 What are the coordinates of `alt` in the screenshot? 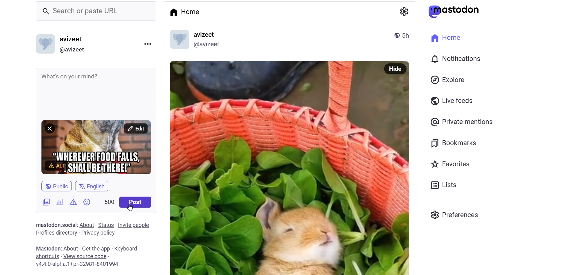 It's located at (57, 165).